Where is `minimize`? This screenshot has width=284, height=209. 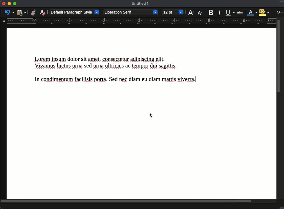 minimize is located at coordinates (9, 4).